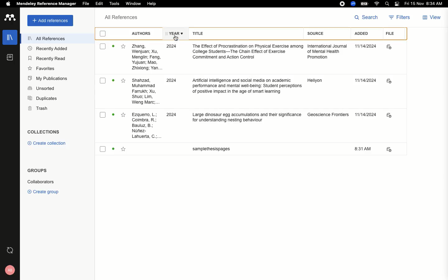 The width and height of the screenshot is (448, 280). Describe the element at coordinates (114, 82) in the screenshot. I see `view status` at that location.